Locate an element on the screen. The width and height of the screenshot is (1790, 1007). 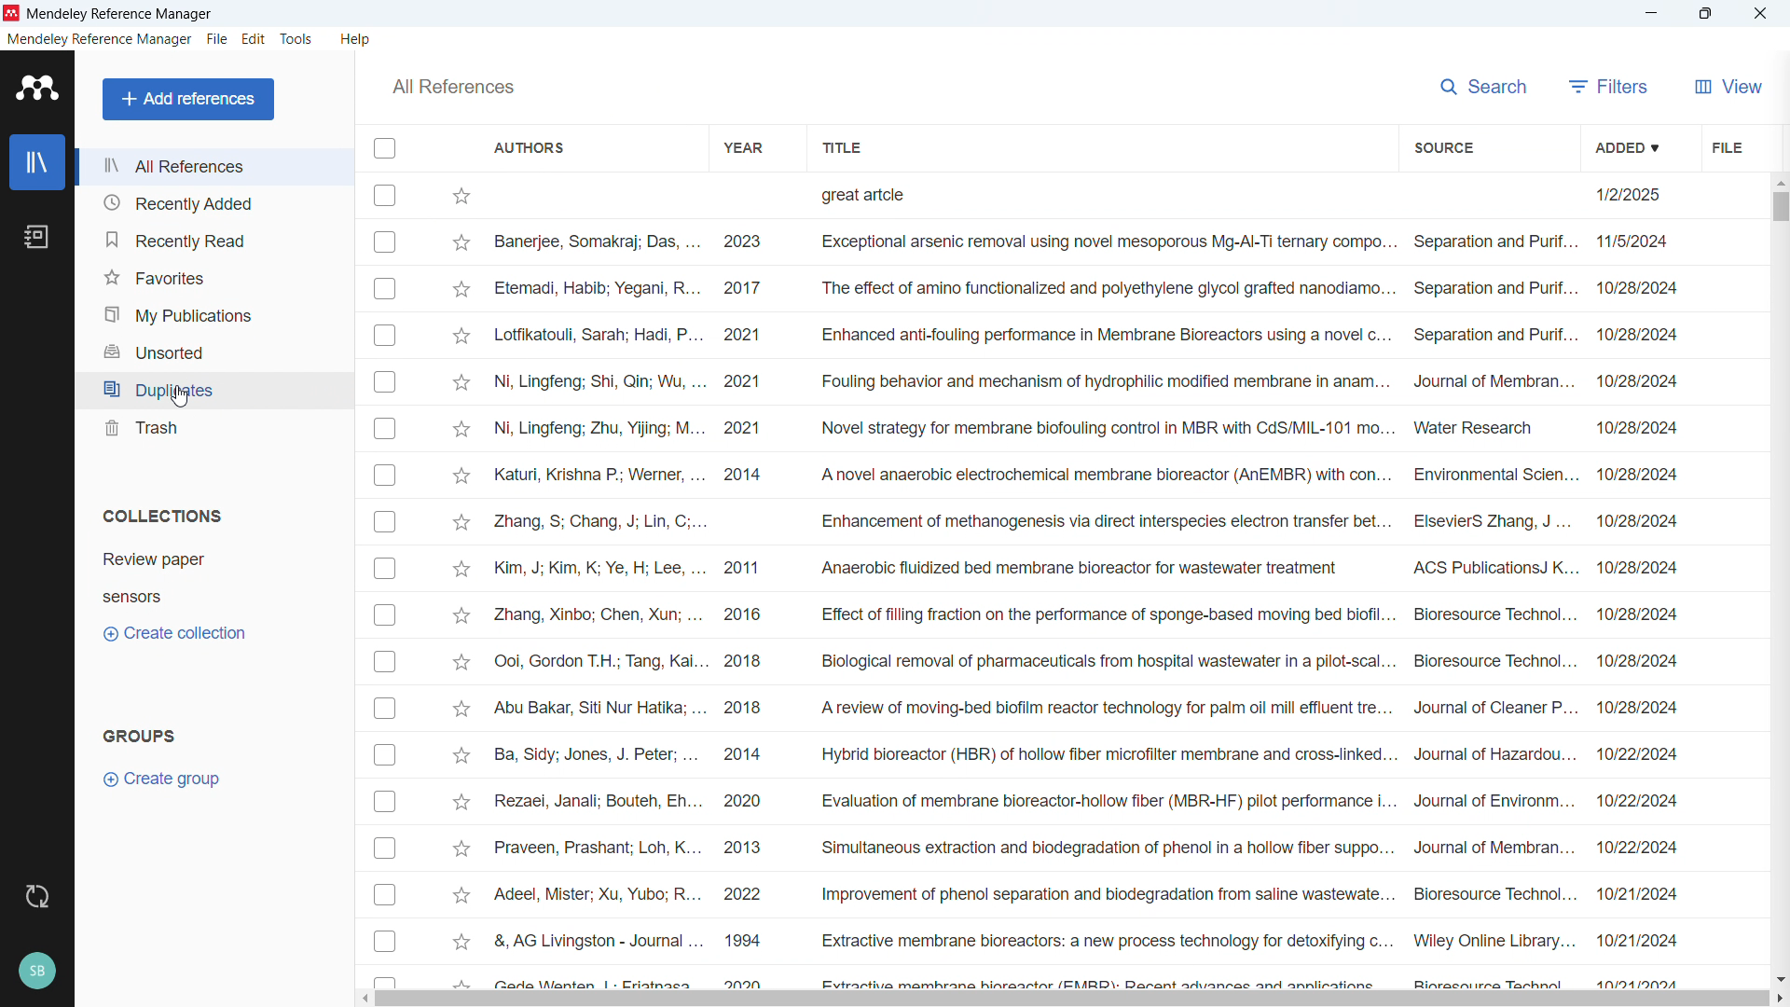
Sort by date added  is located at coordinates (1627, 147).